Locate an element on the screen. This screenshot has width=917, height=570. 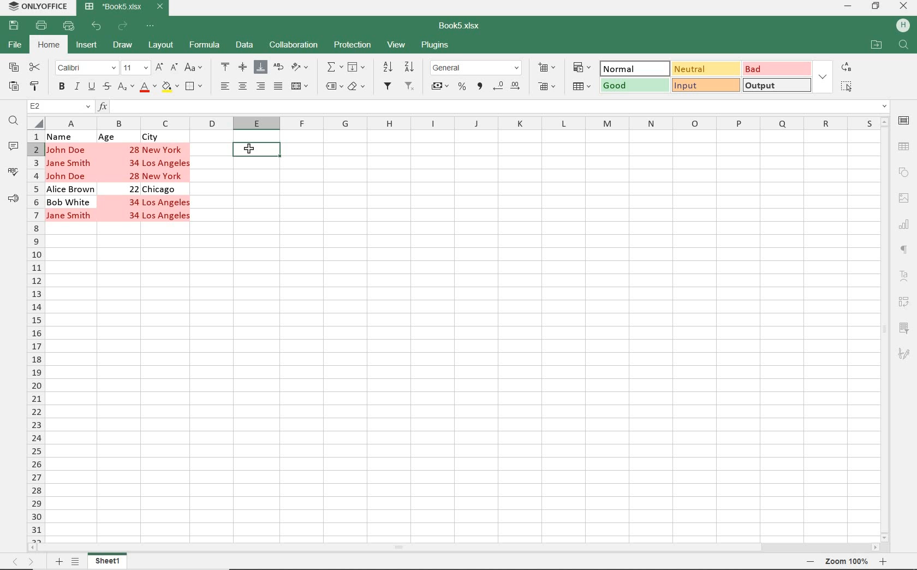
ALIGN MIDDLE is located at coordinates (243, 68).